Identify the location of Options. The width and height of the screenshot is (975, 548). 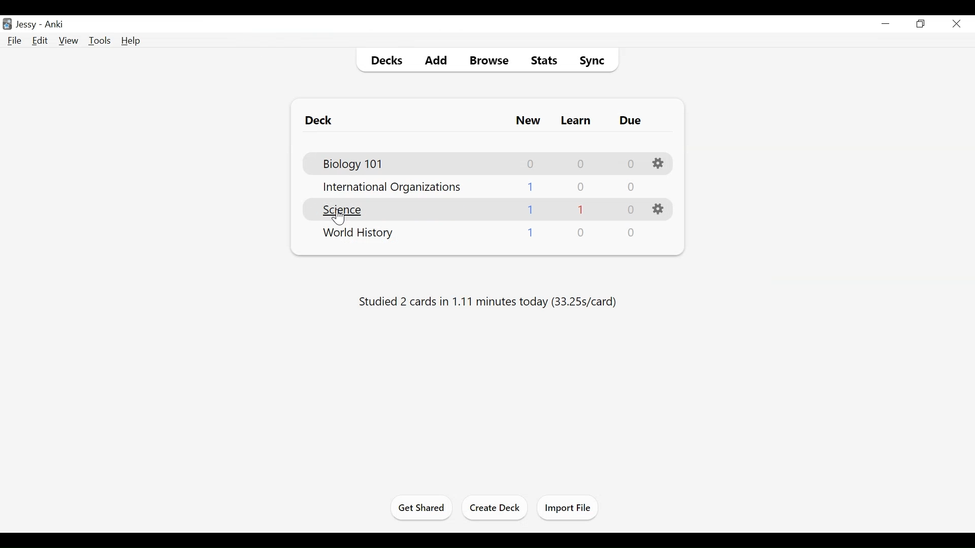
(659, 163).